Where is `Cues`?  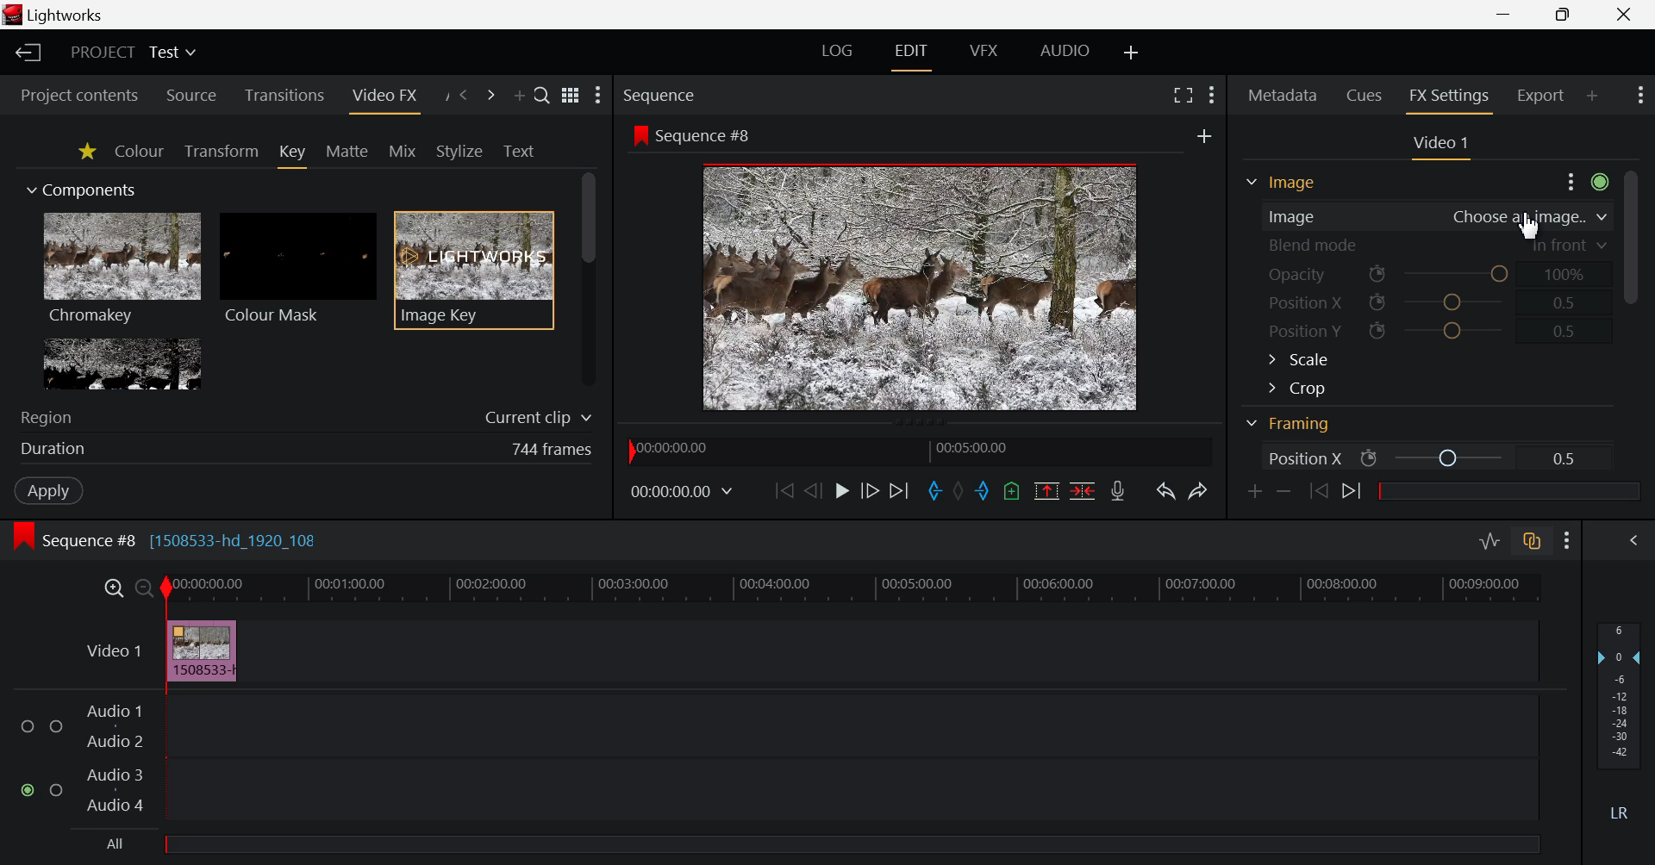 Cues is located at coordinates (1361, 96).